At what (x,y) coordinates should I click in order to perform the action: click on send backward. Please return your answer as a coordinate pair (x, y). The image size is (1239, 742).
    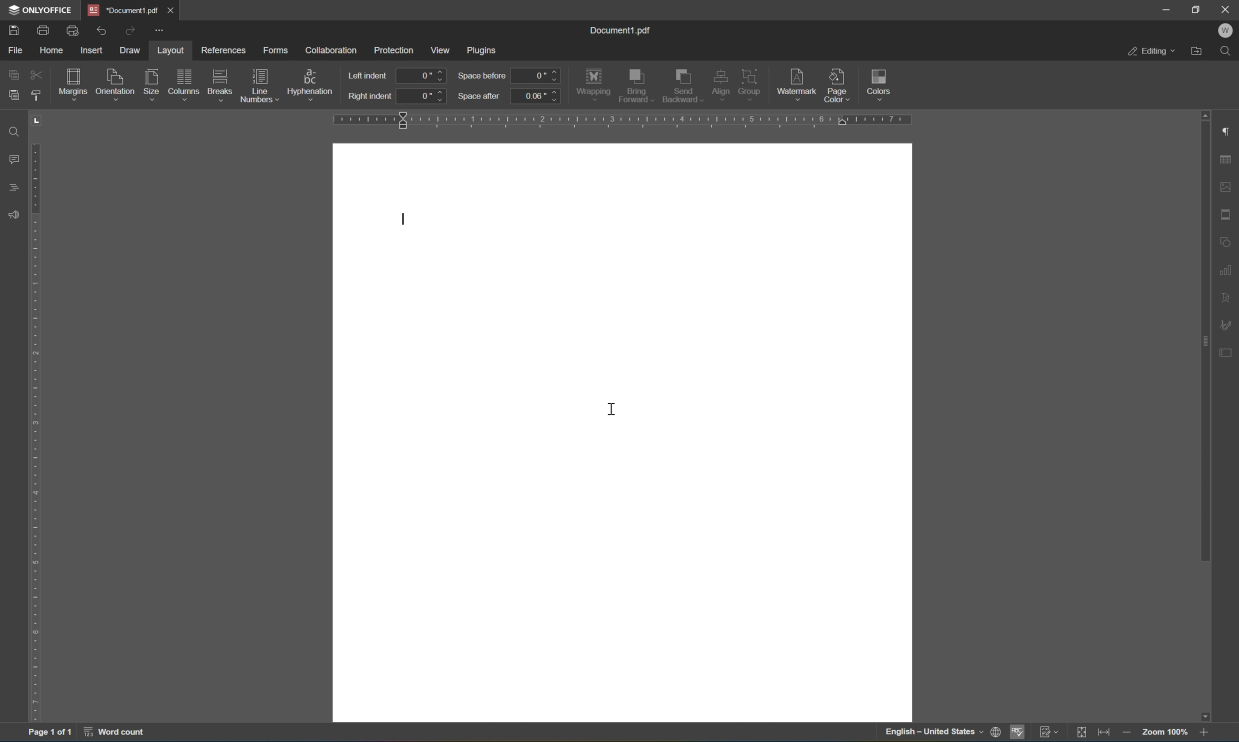
    Looking at the image, I should click on (681, 85).